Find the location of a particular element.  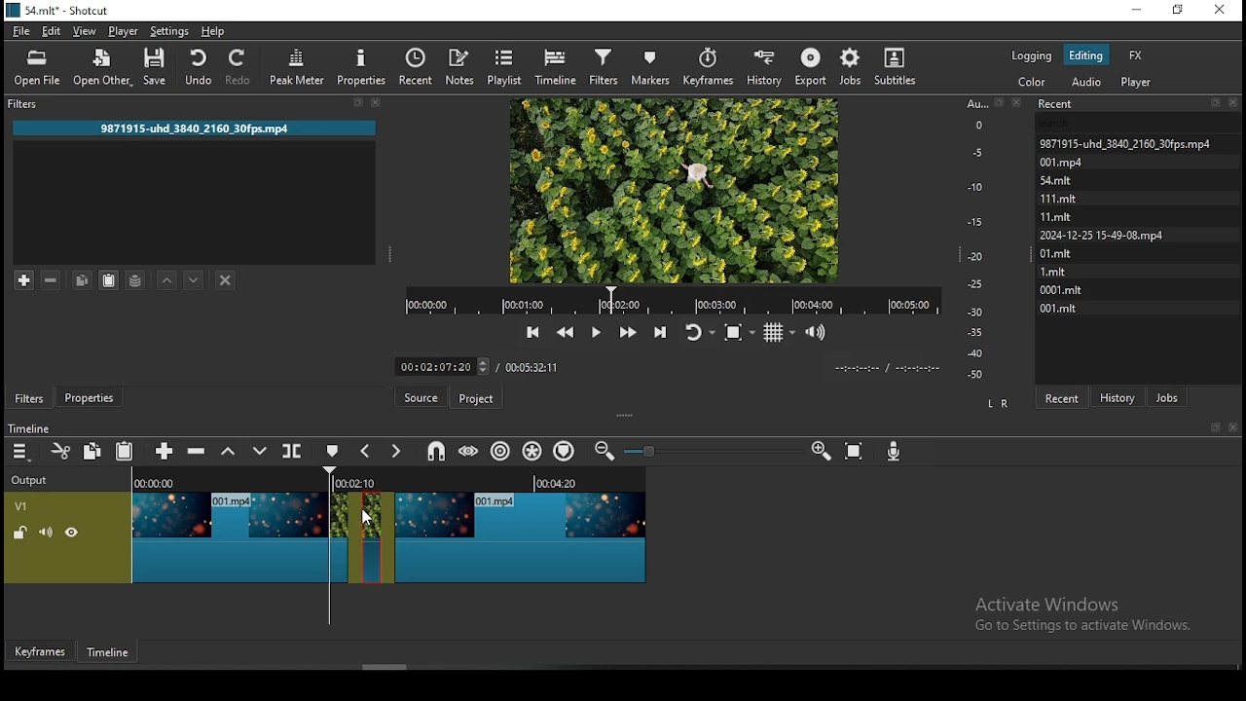

settings is located at coordinates (168, 32).